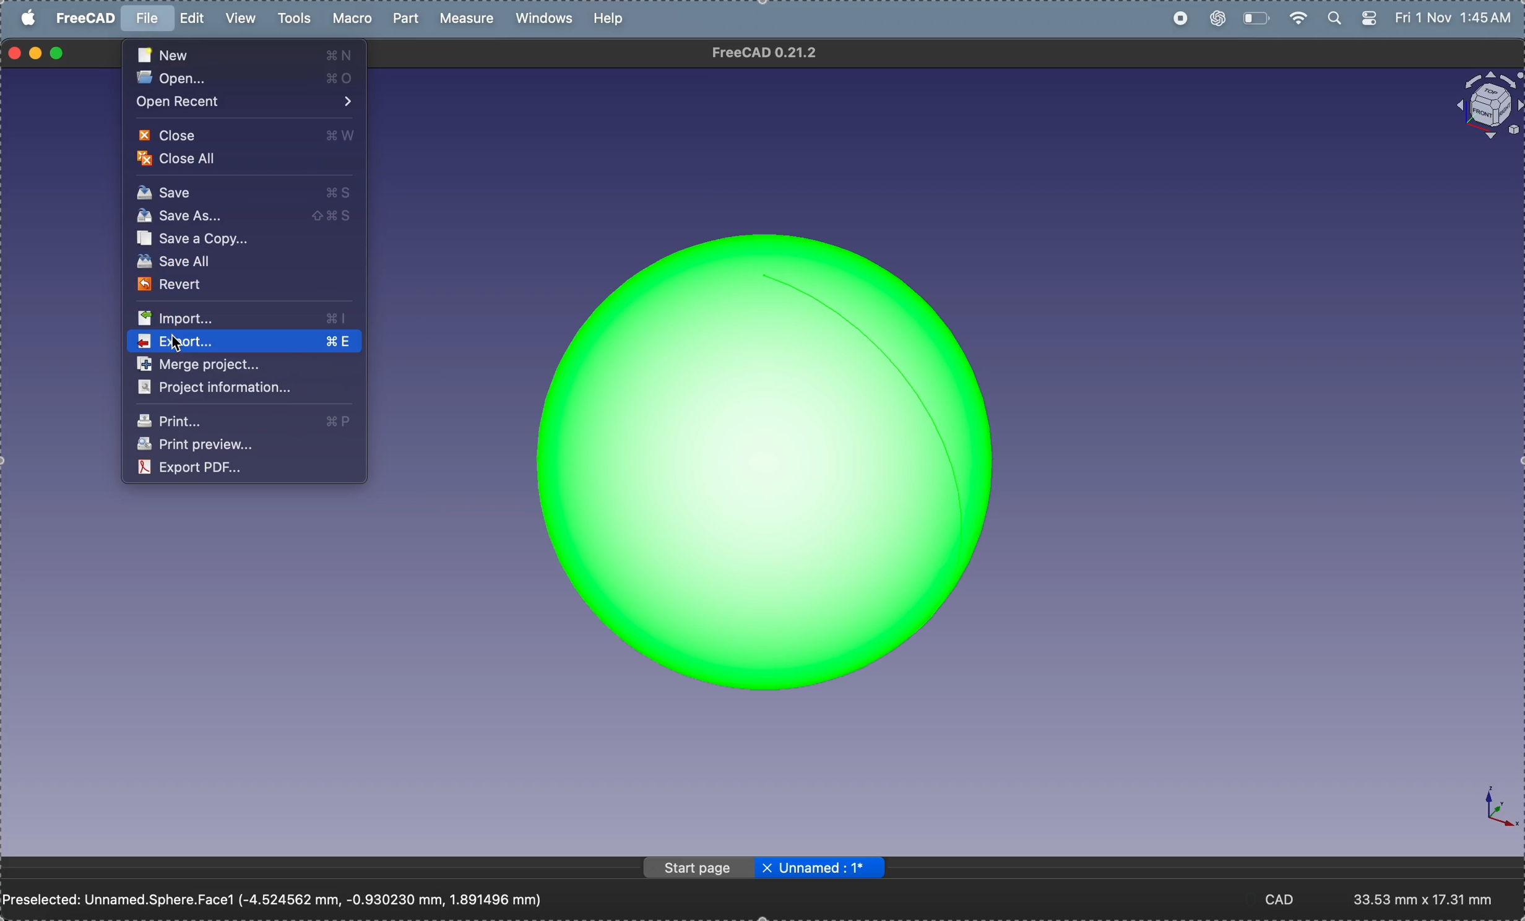  Describe the element at coordinates (356, 19) in the screenshot. I see `marco` at that location.